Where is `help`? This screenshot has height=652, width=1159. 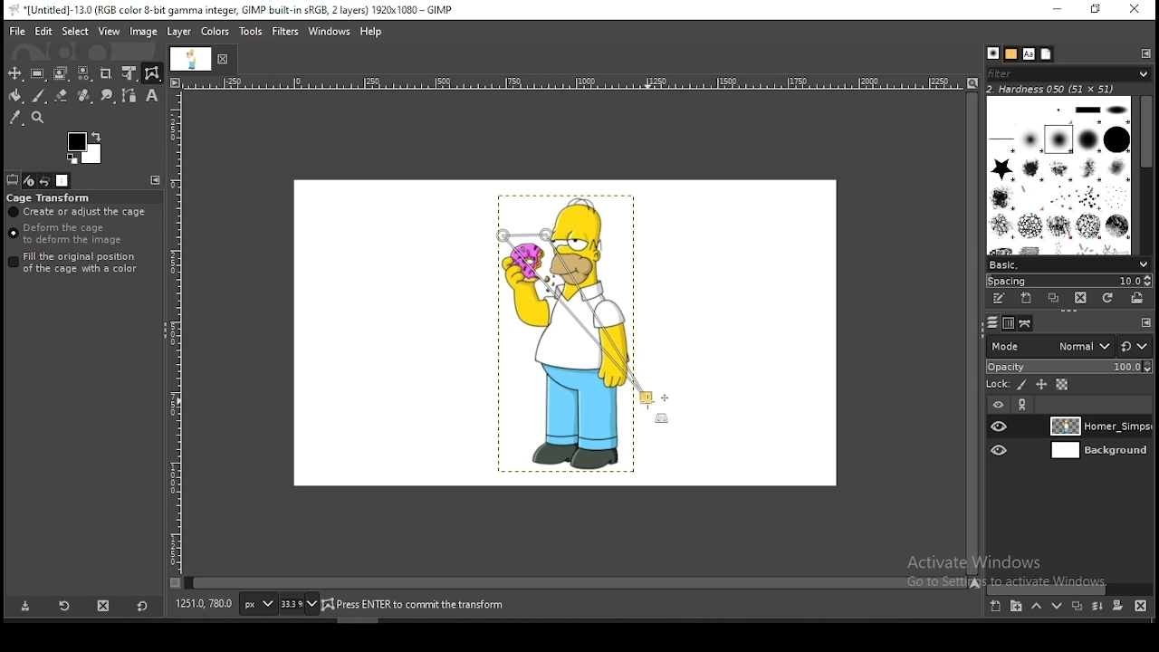
help is located at coordinates (371, 32).